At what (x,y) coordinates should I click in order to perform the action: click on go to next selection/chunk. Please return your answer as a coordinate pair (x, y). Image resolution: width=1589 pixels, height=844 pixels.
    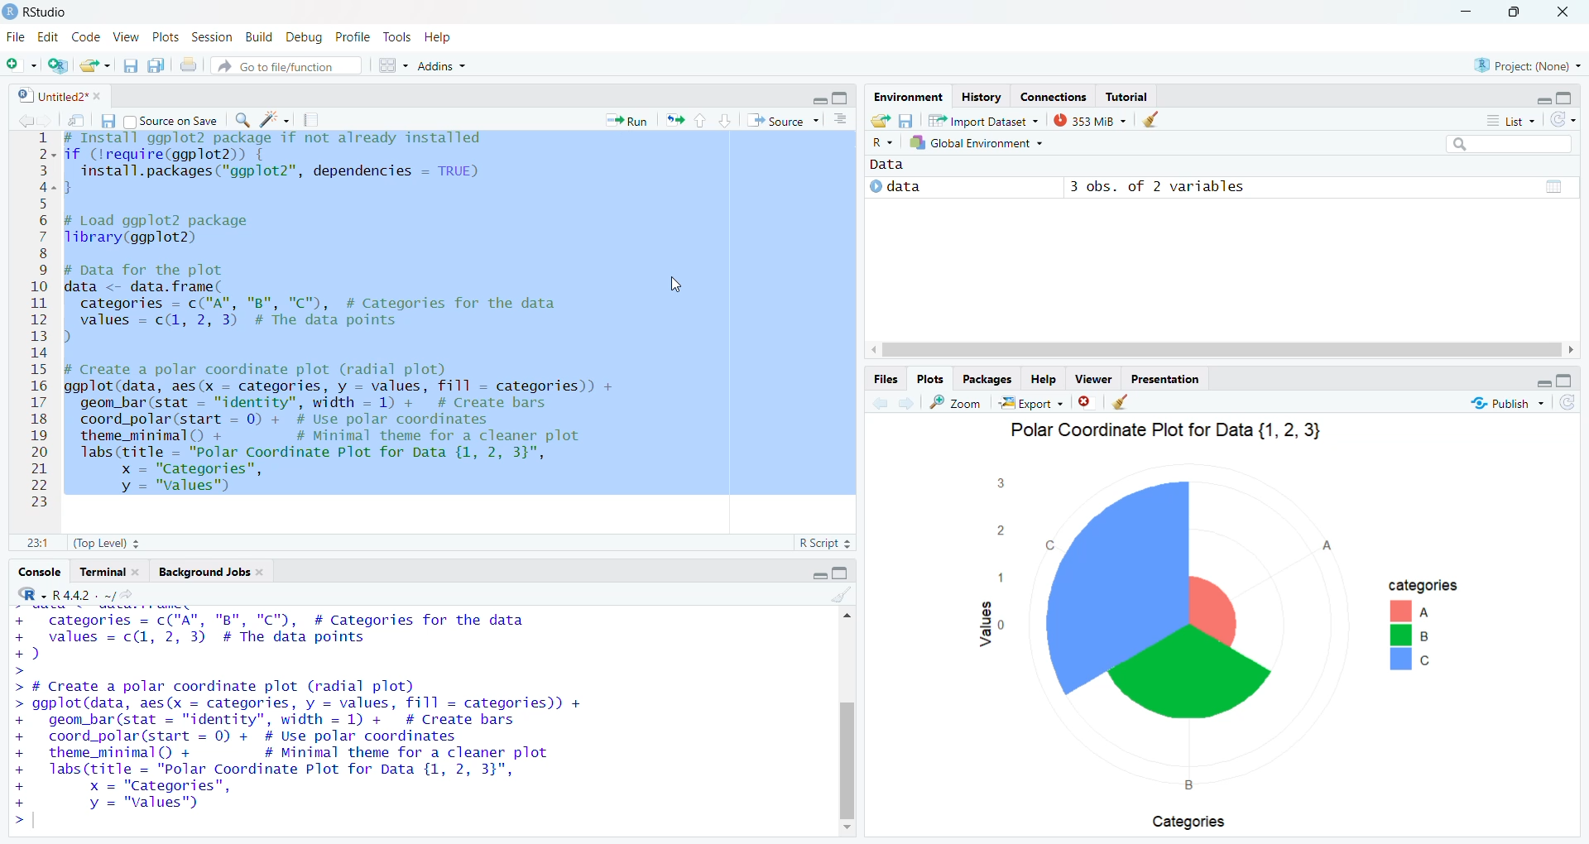
    Looking at the image, I should click on (723, 121).